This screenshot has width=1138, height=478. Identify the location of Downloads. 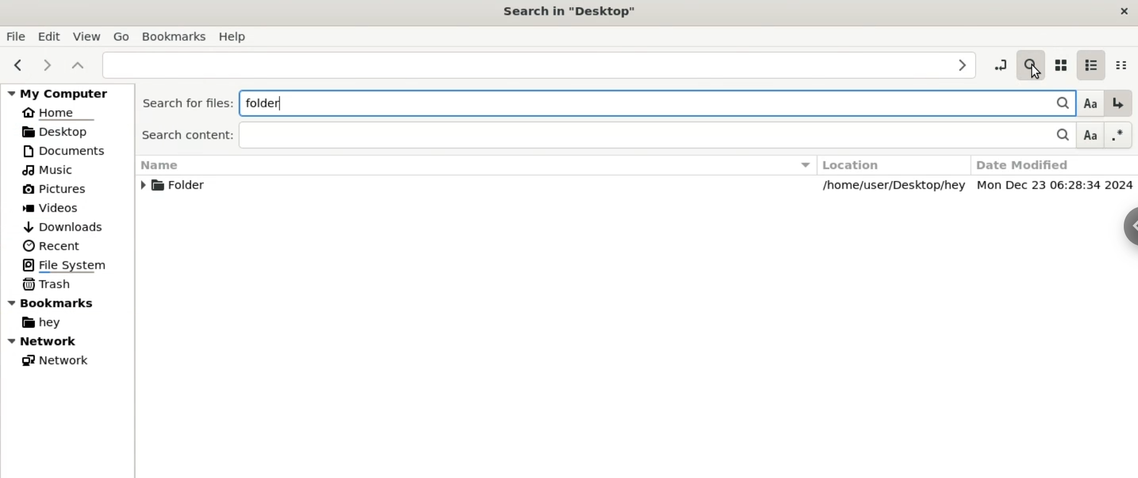
(66, 227).